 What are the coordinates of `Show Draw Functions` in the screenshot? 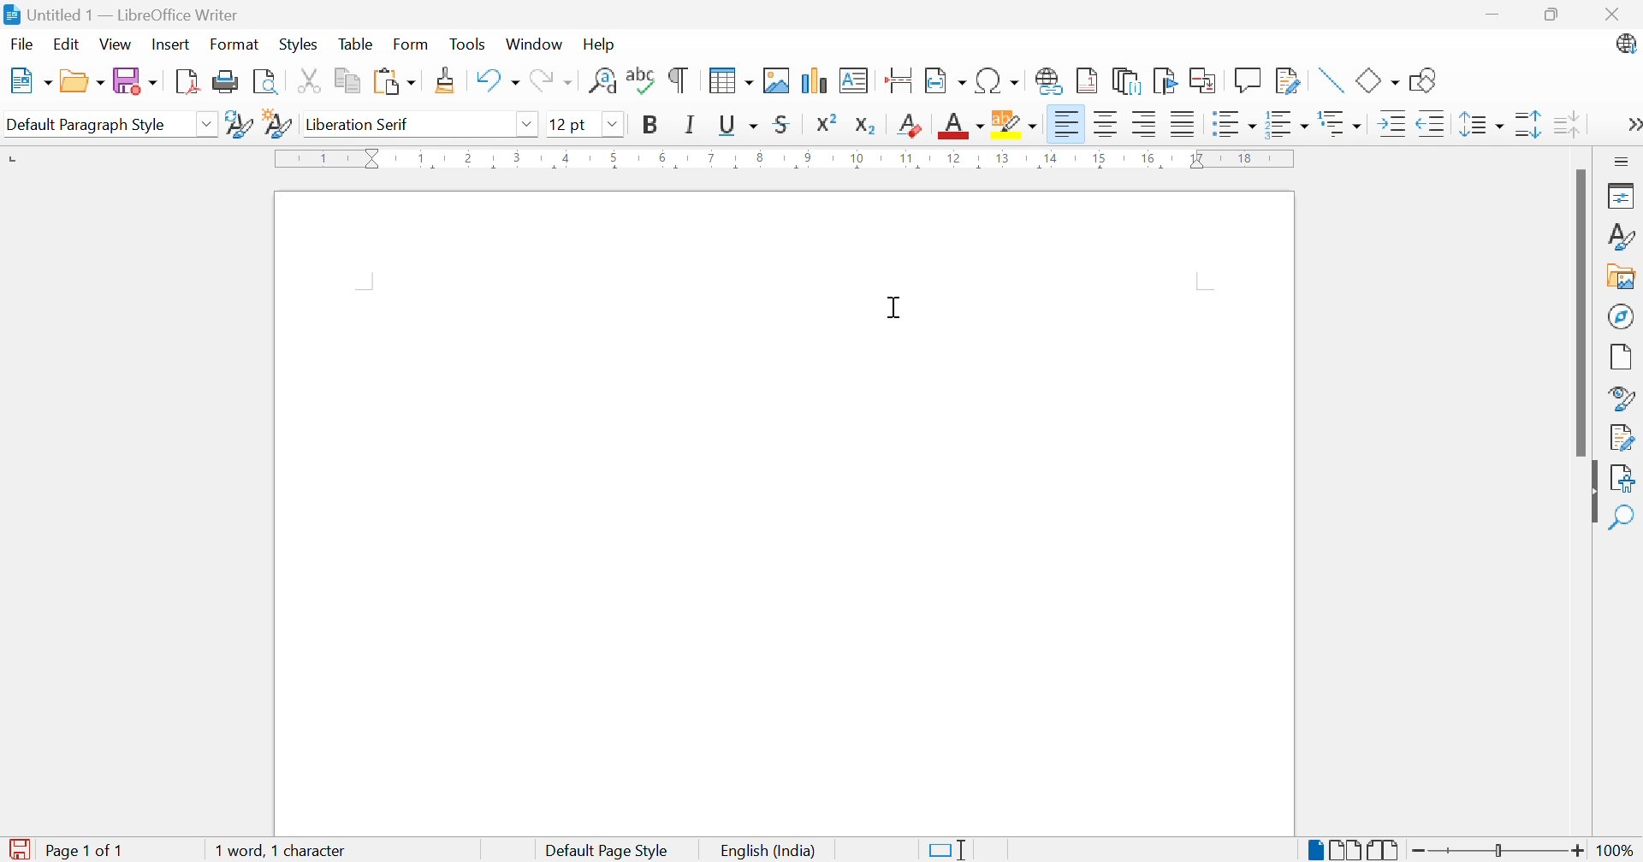 It's located at (1424, 81).